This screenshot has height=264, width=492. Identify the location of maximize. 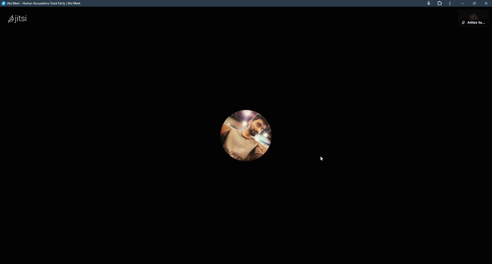
(474, 3).